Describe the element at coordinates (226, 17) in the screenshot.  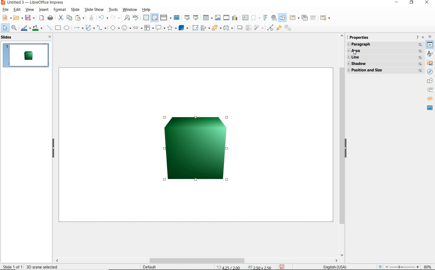
I see `insert audio or video` at that location.